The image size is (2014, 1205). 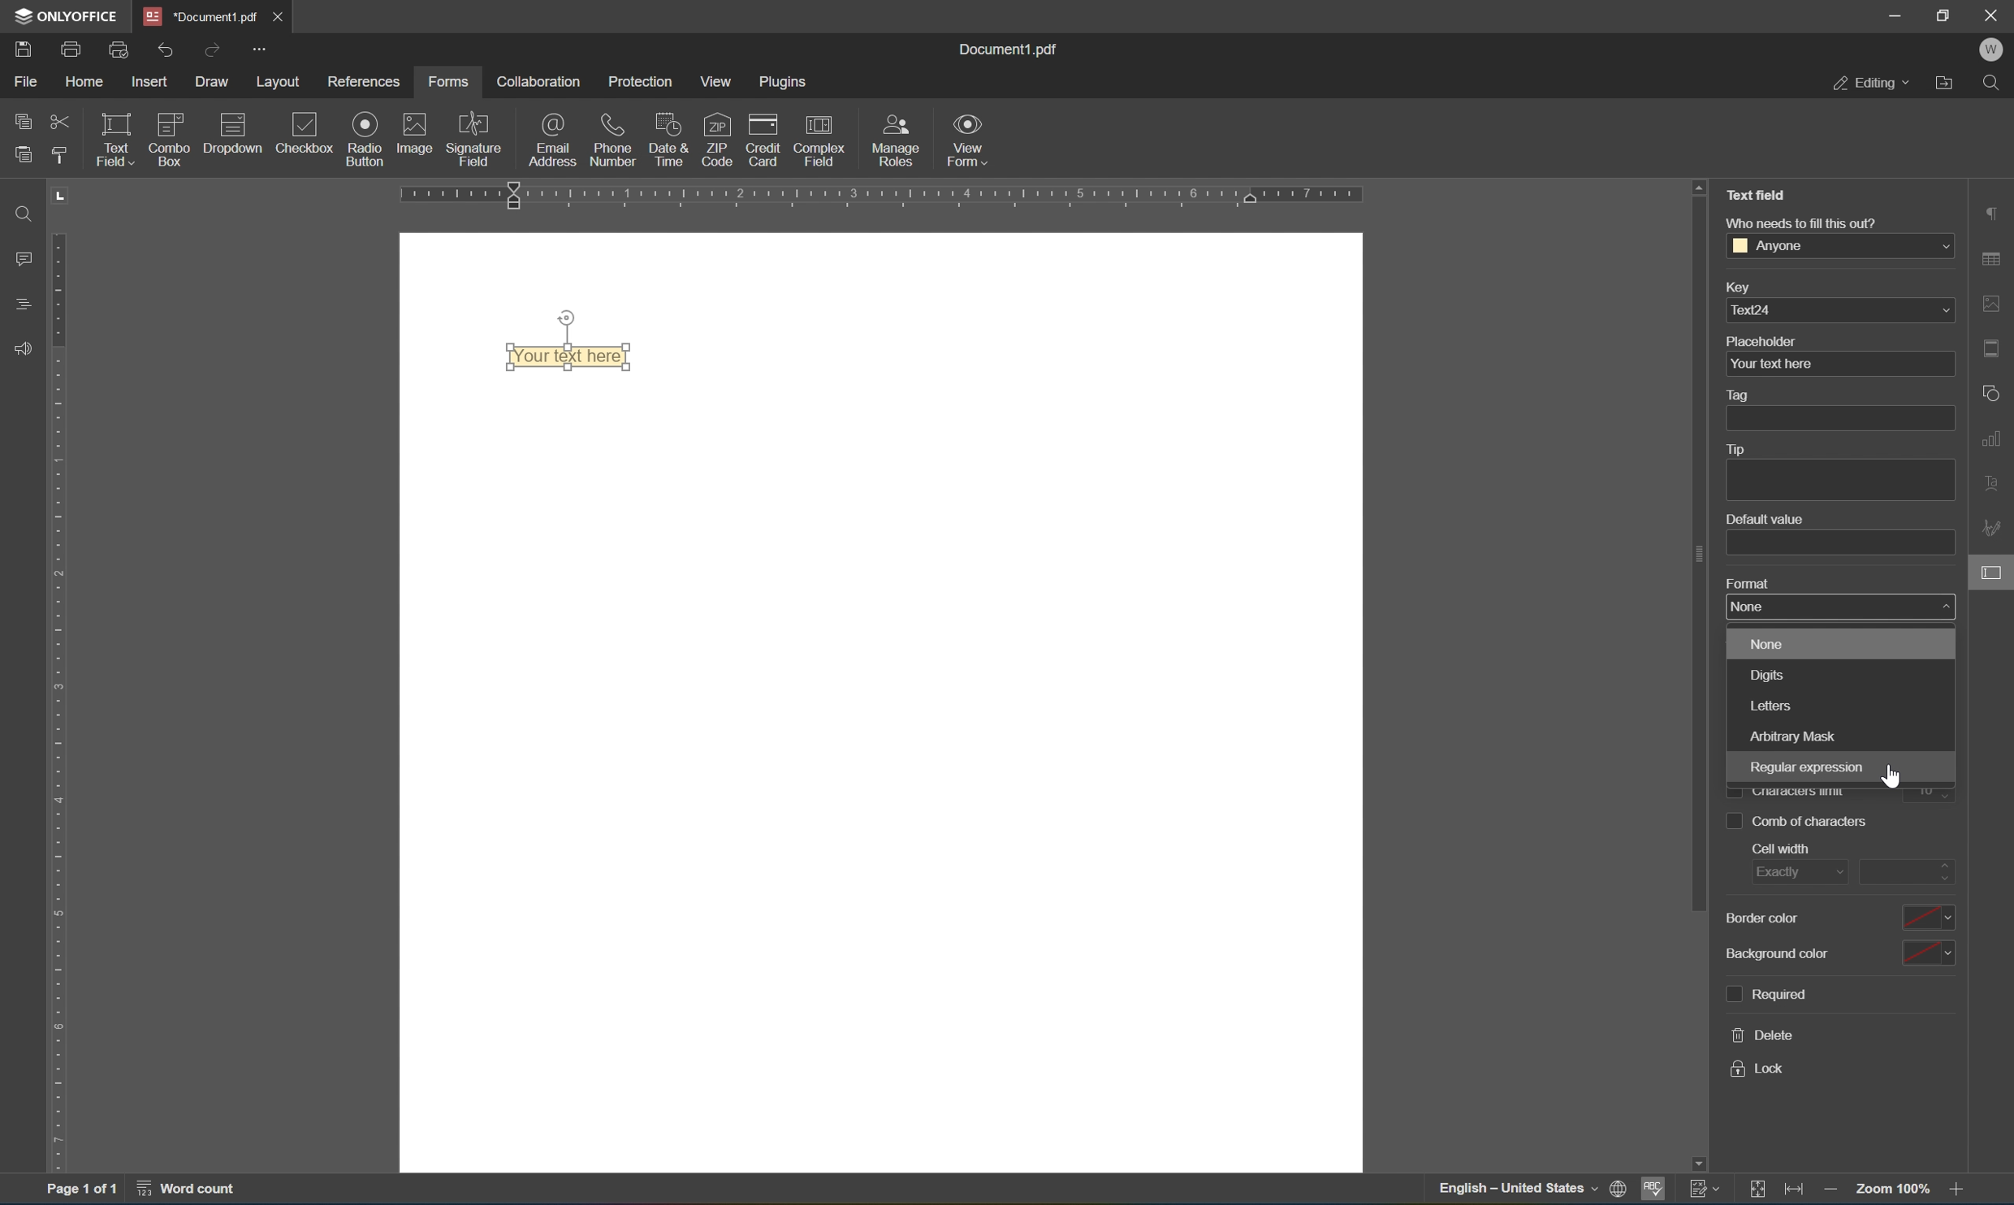 What do you see at coordinates (196, 1190) in the screenshot?
I see `word count` at bounding box center [196, 1190].